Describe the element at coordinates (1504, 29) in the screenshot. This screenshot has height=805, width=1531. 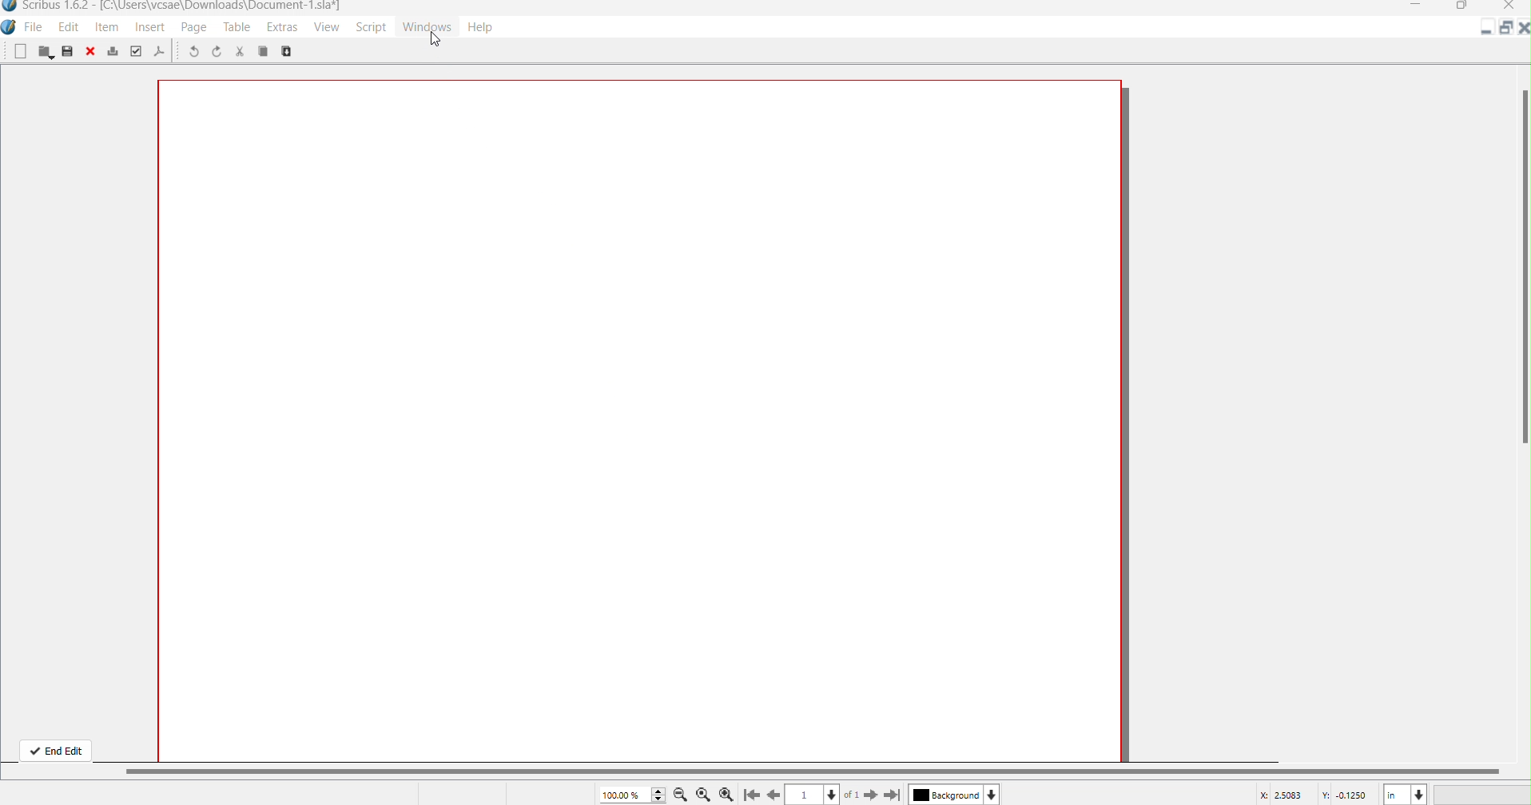
I see `maximize` at that location.